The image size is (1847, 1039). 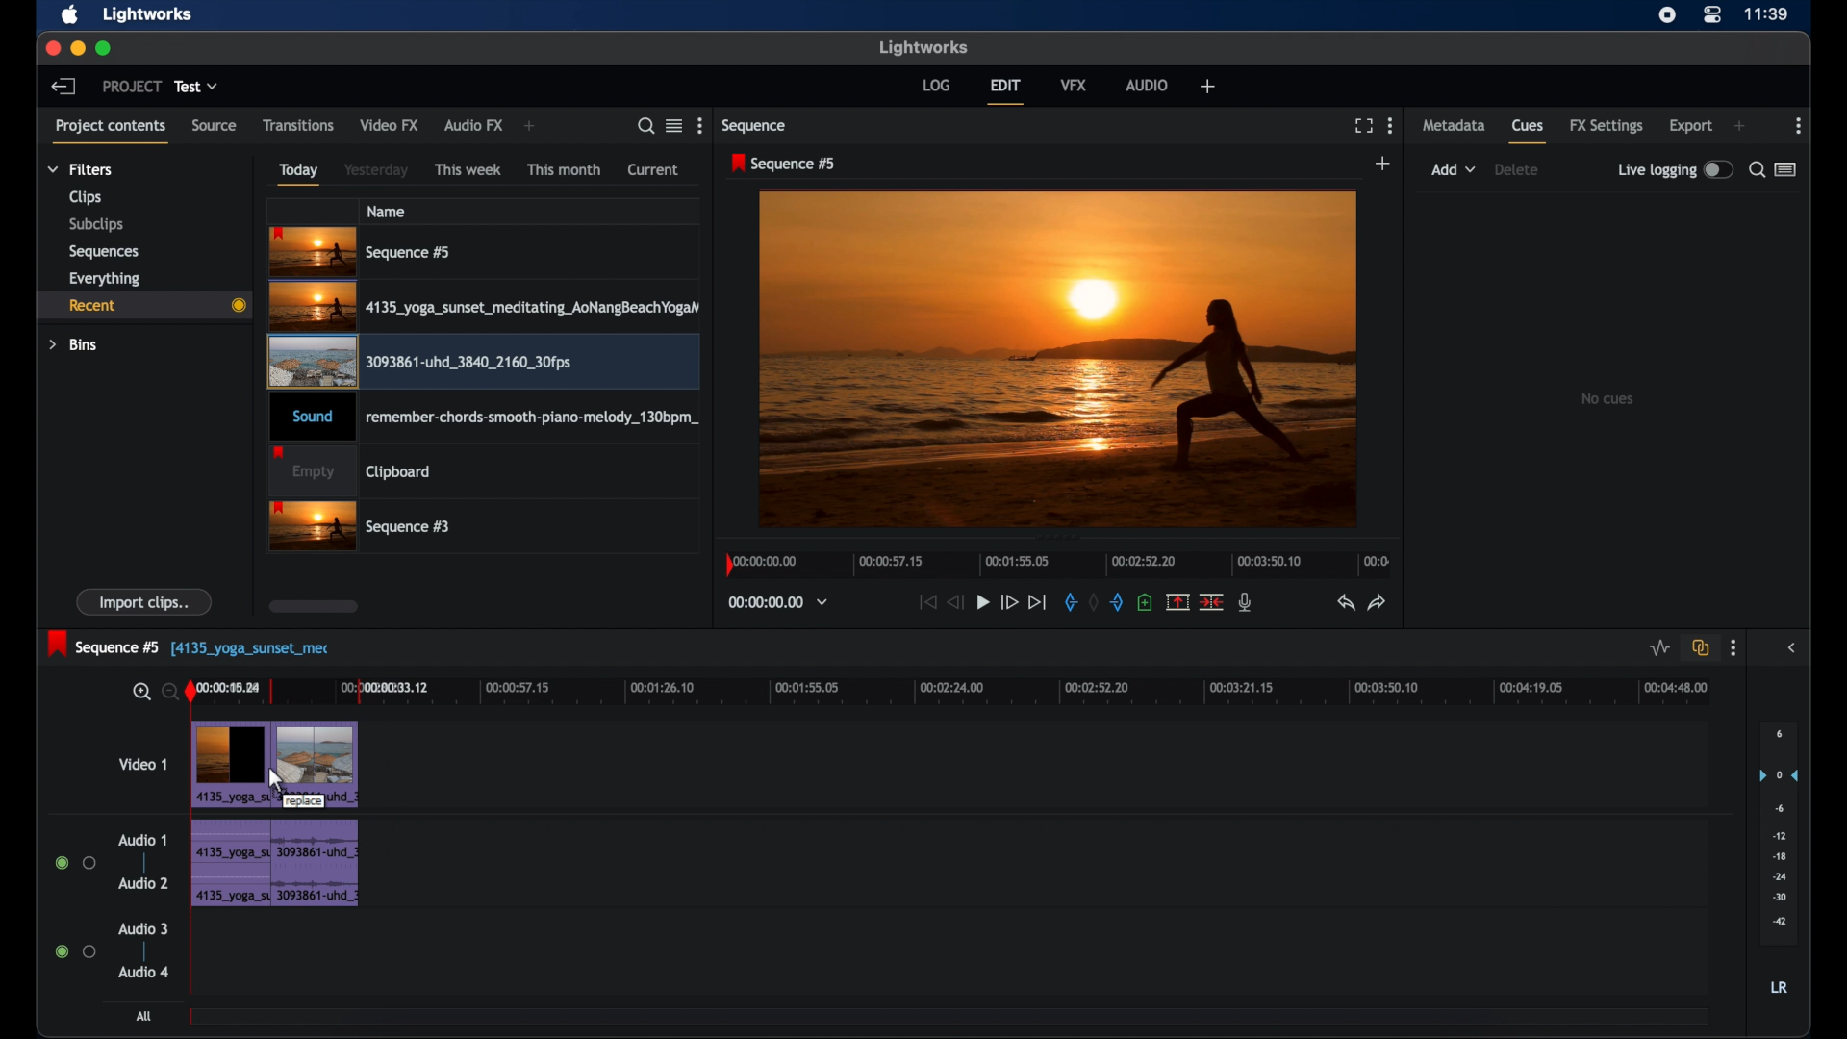 What do you see at coordinates (1145, 601) in the screenshot?
I see `add cue at current position` at bounding box center [1145, 601].